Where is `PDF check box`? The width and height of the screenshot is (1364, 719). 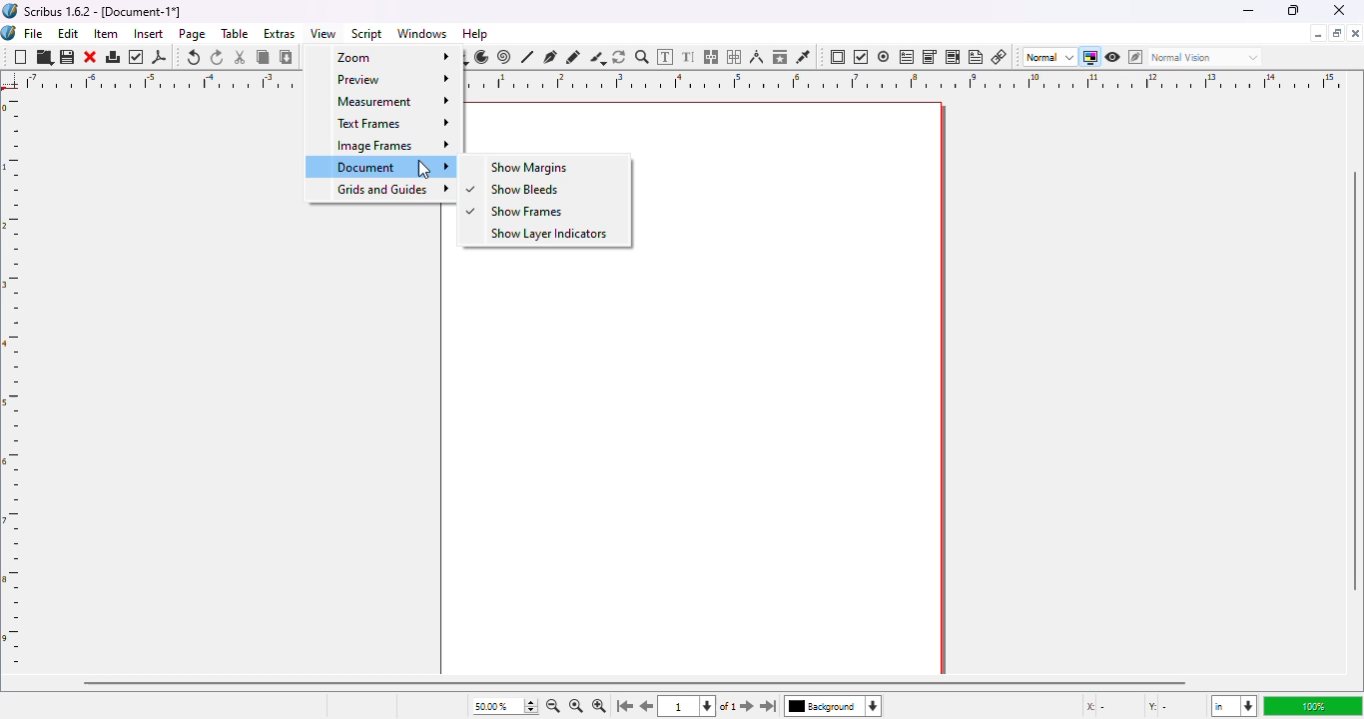 PDF check box is located at coordinates (861, 58).